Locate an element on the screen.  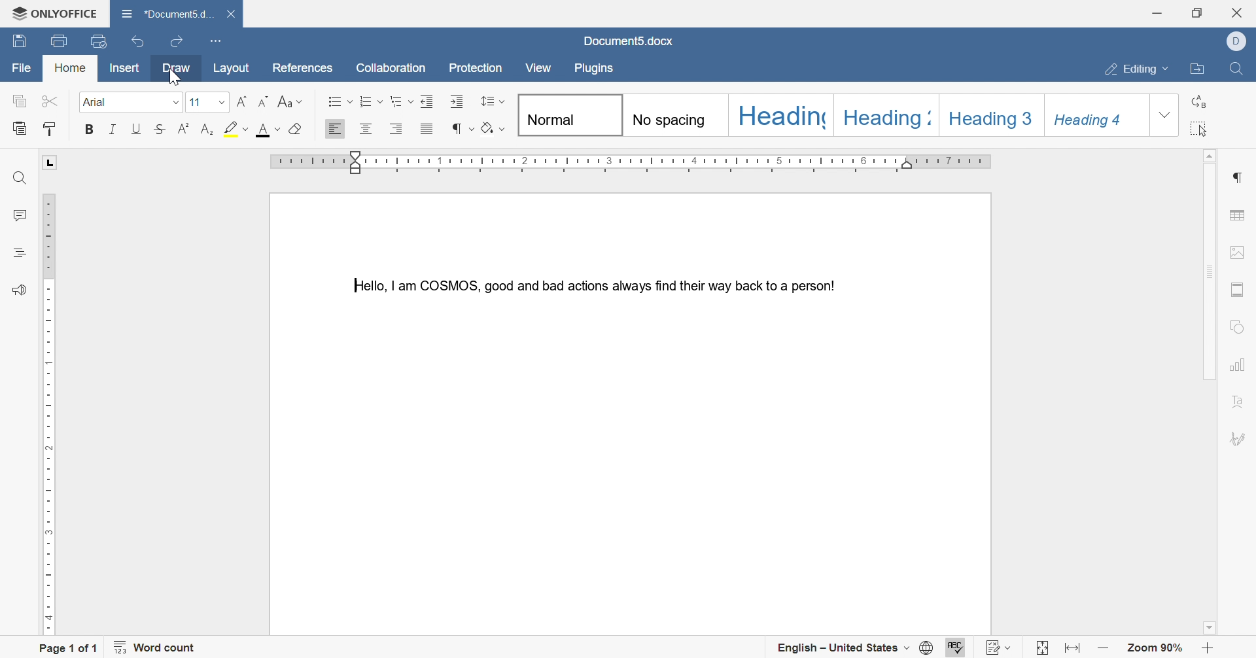
decrement font size is located at coordinates (266, 101).